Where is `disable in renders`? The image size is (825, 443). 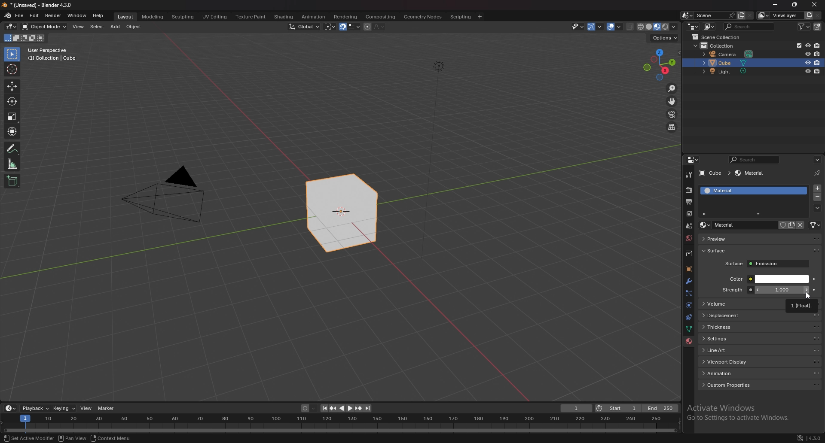
disable in renders is located at coordinates (817, 46).